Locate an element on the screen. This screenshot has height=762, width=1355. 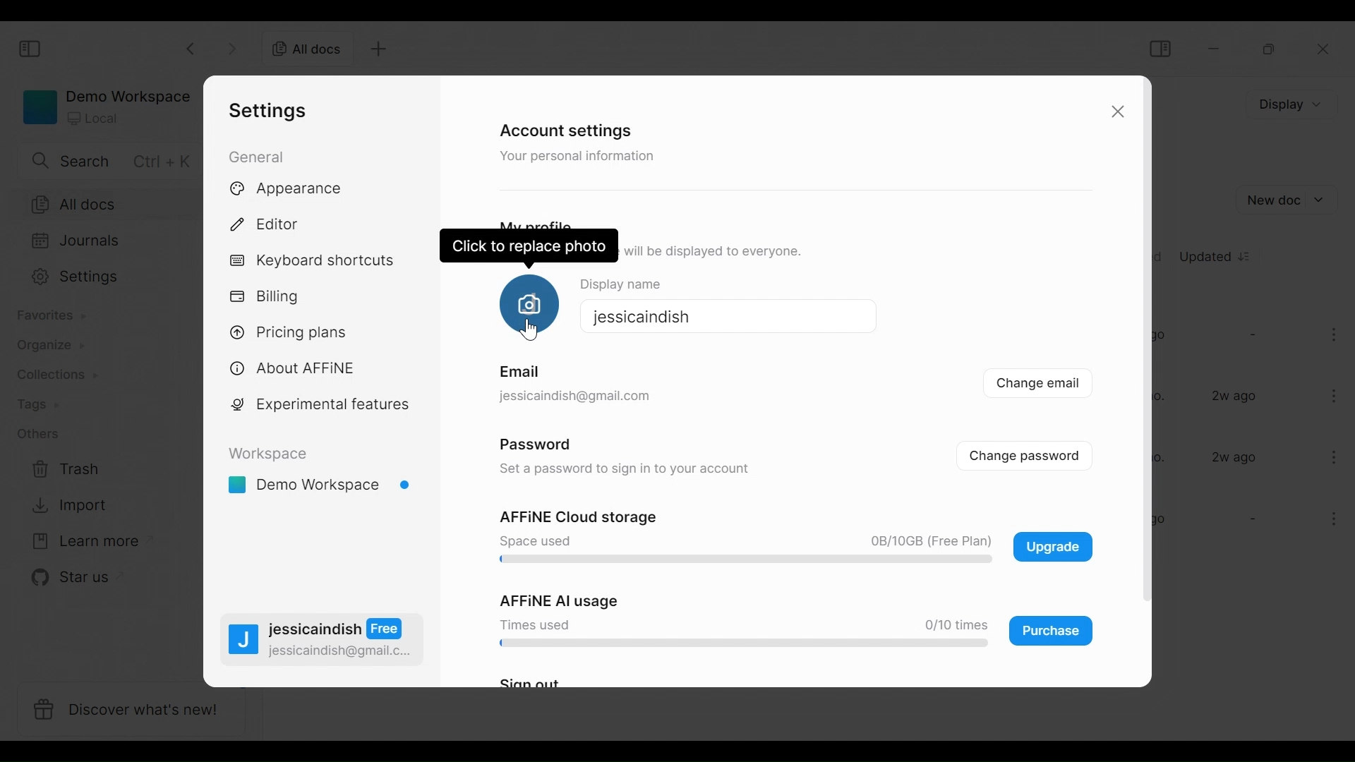
more options is located at coordinates (1335, 394).